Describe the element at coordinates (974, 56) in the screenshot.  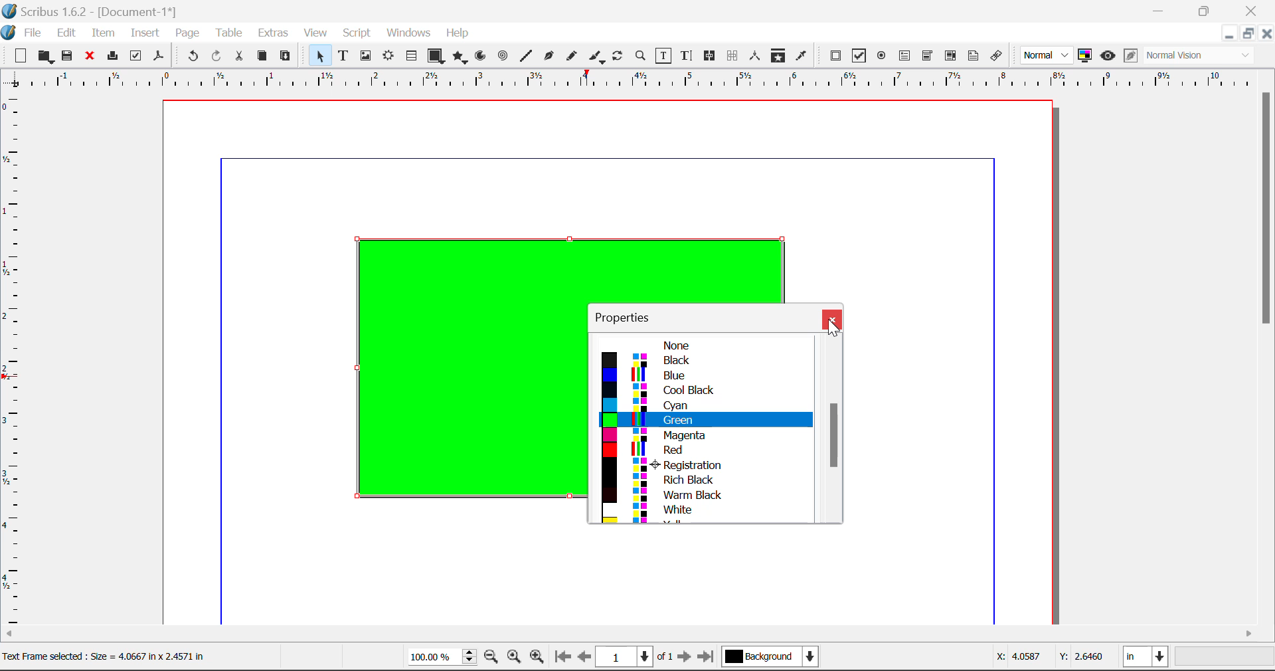
I see `Text Annotation` at that location.